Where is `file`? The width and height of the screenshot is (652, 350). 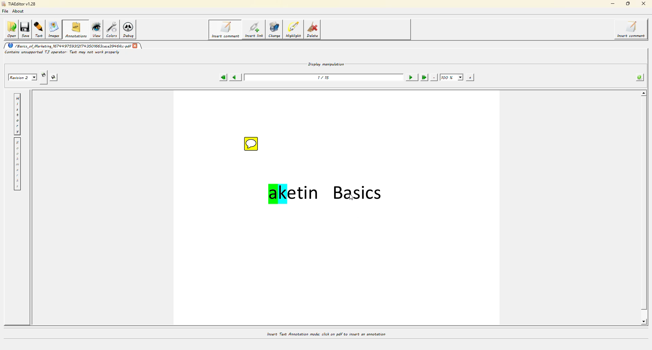
file is located at coordinates (6, 11).